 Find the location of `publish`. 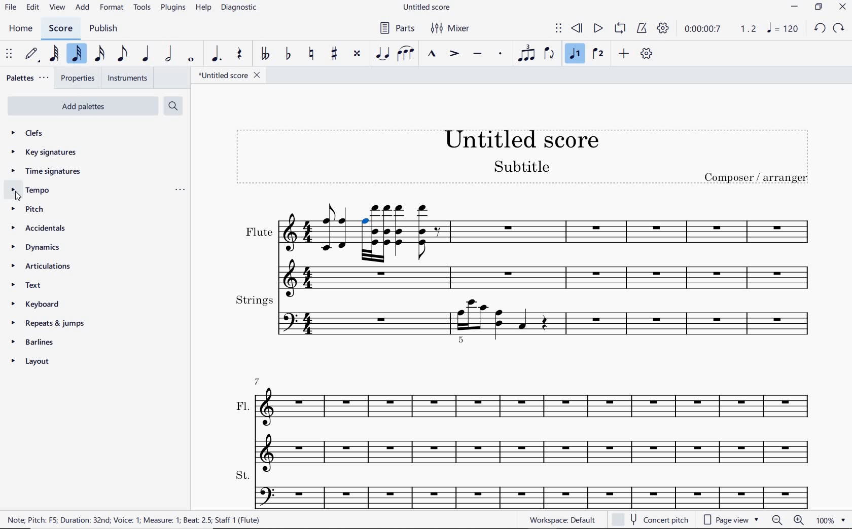

publish is located at coordinates (104, 29).